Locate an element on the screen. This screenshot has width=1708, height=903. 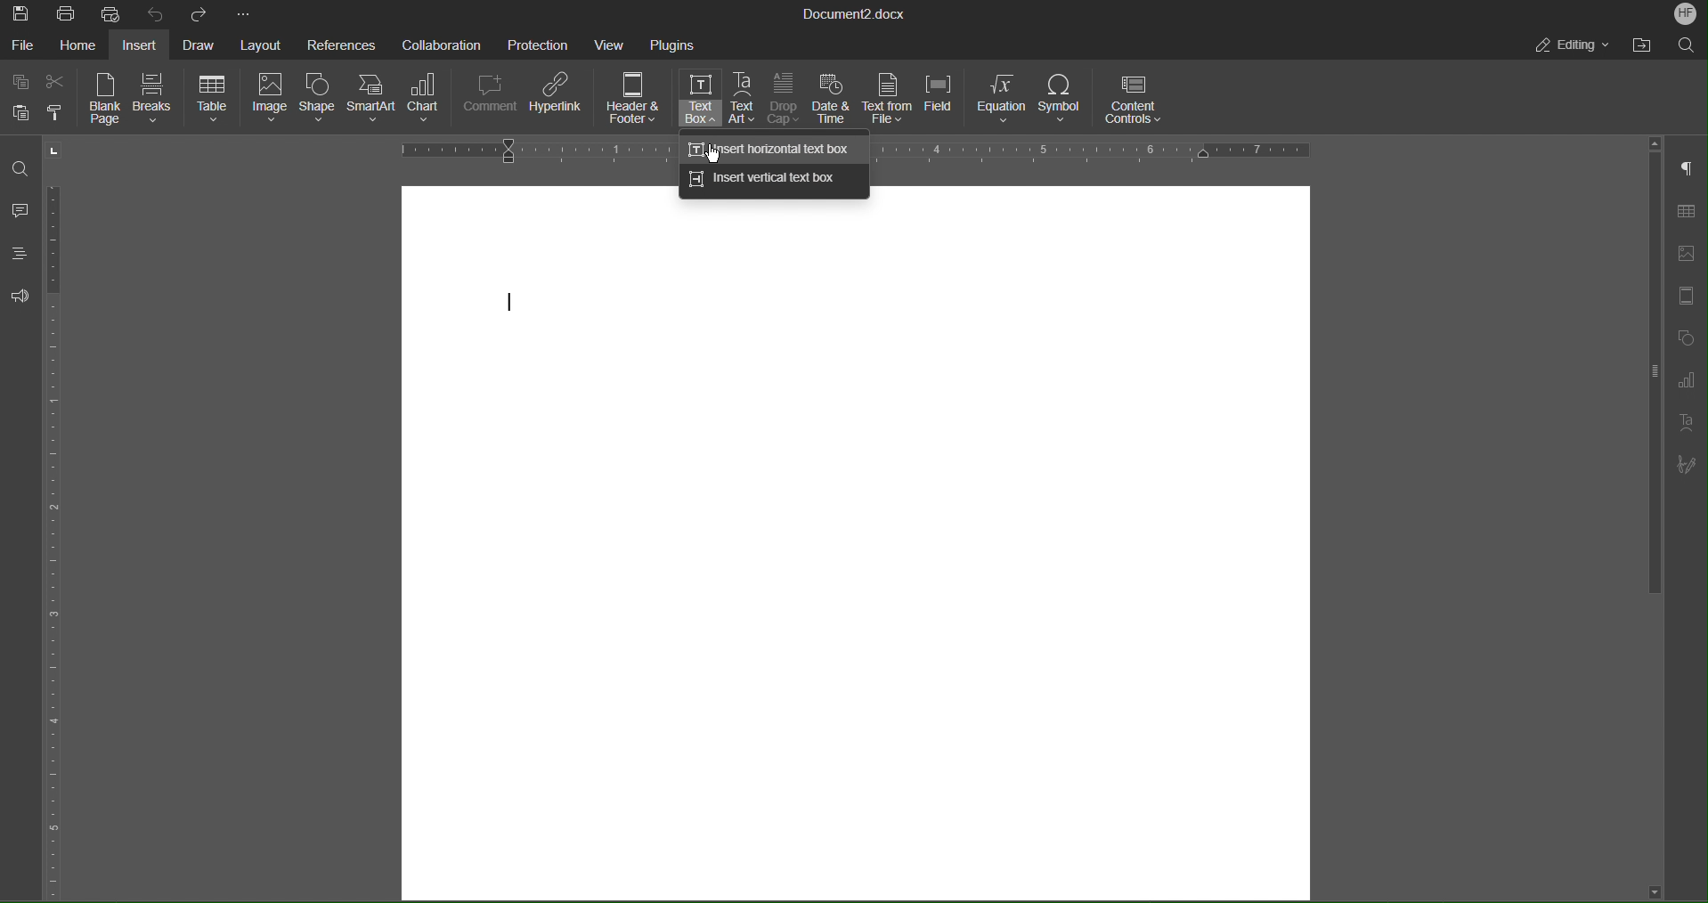
References is located at coordinates (338, 44).